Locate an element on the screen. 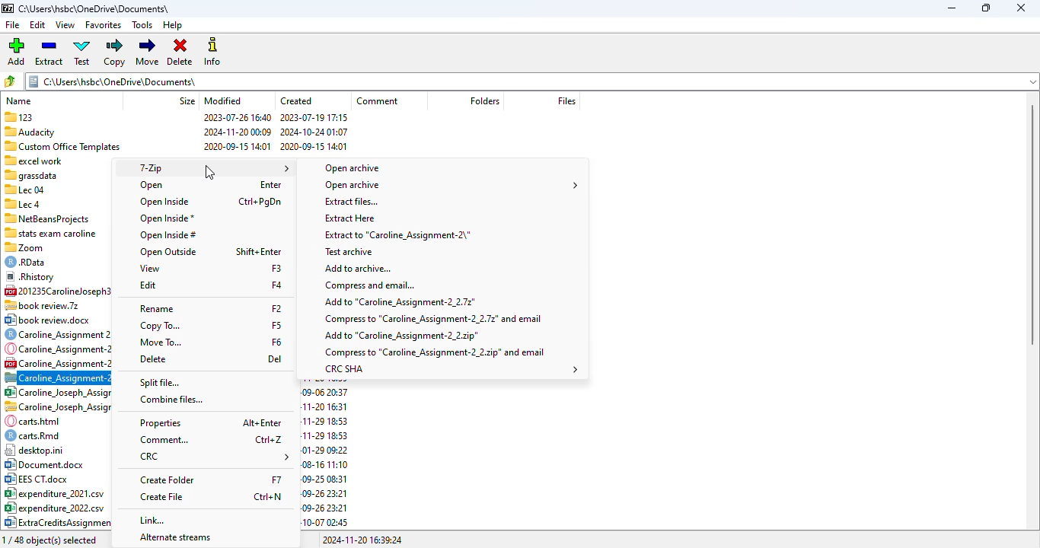  shortcut for comment is located at coordinates (270, 439).